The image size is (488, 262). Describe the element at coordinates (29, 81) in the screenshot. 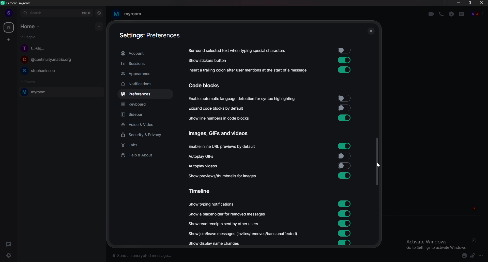

I see `Rooms` at that location.